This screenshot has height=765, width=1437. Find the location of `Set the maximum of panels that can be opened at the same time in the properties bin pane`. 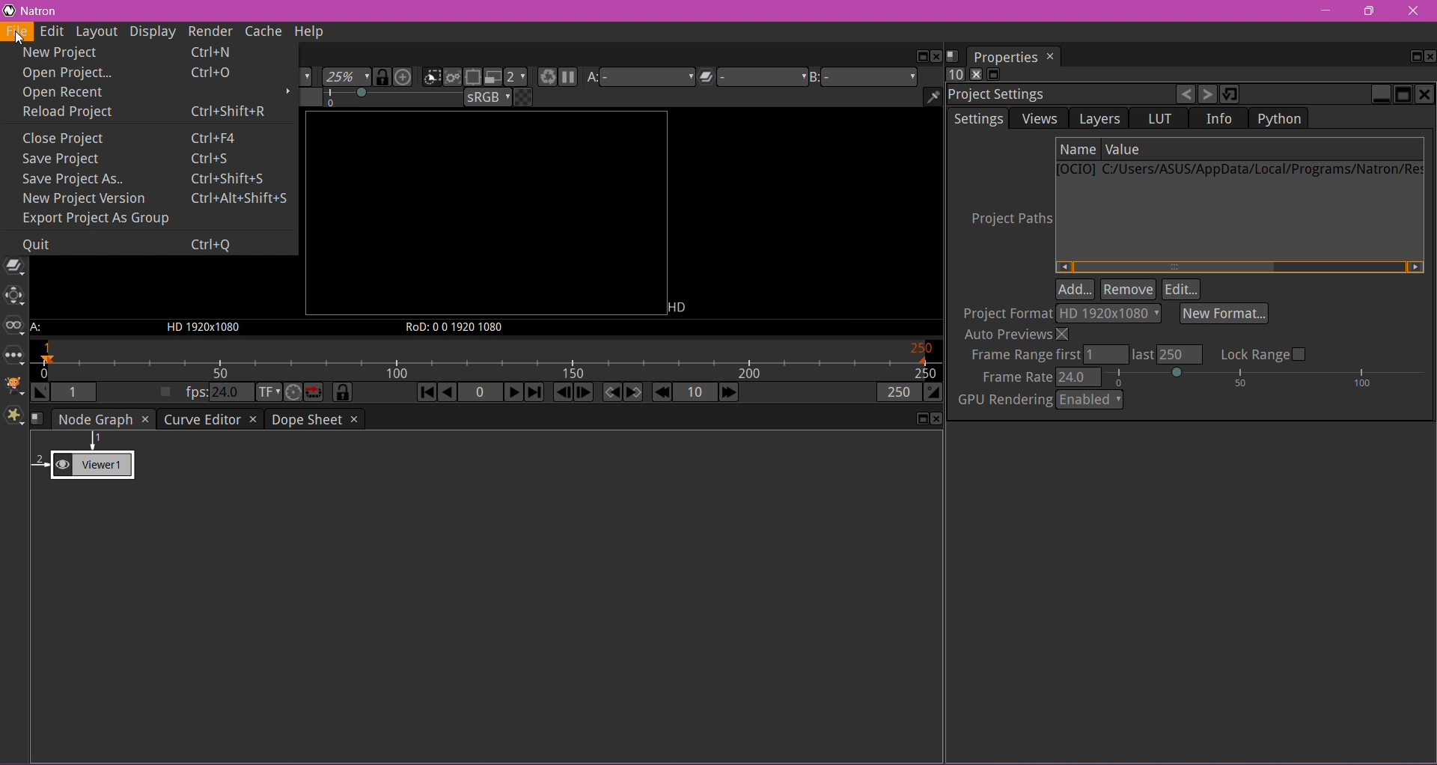

Set the maximum of panels that can be opened at the same time in the properties bin pane is located at coordinates (957, 76).